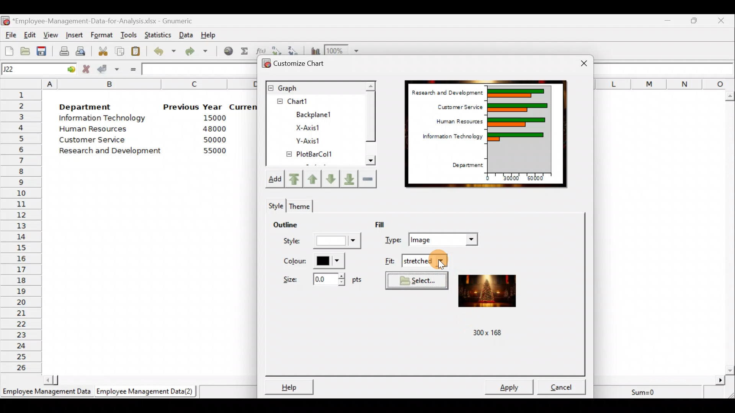 The image size is (735, 413). Describe the element at coordinates (487, 334) in the screenshot. I see `300x 168` at that location.